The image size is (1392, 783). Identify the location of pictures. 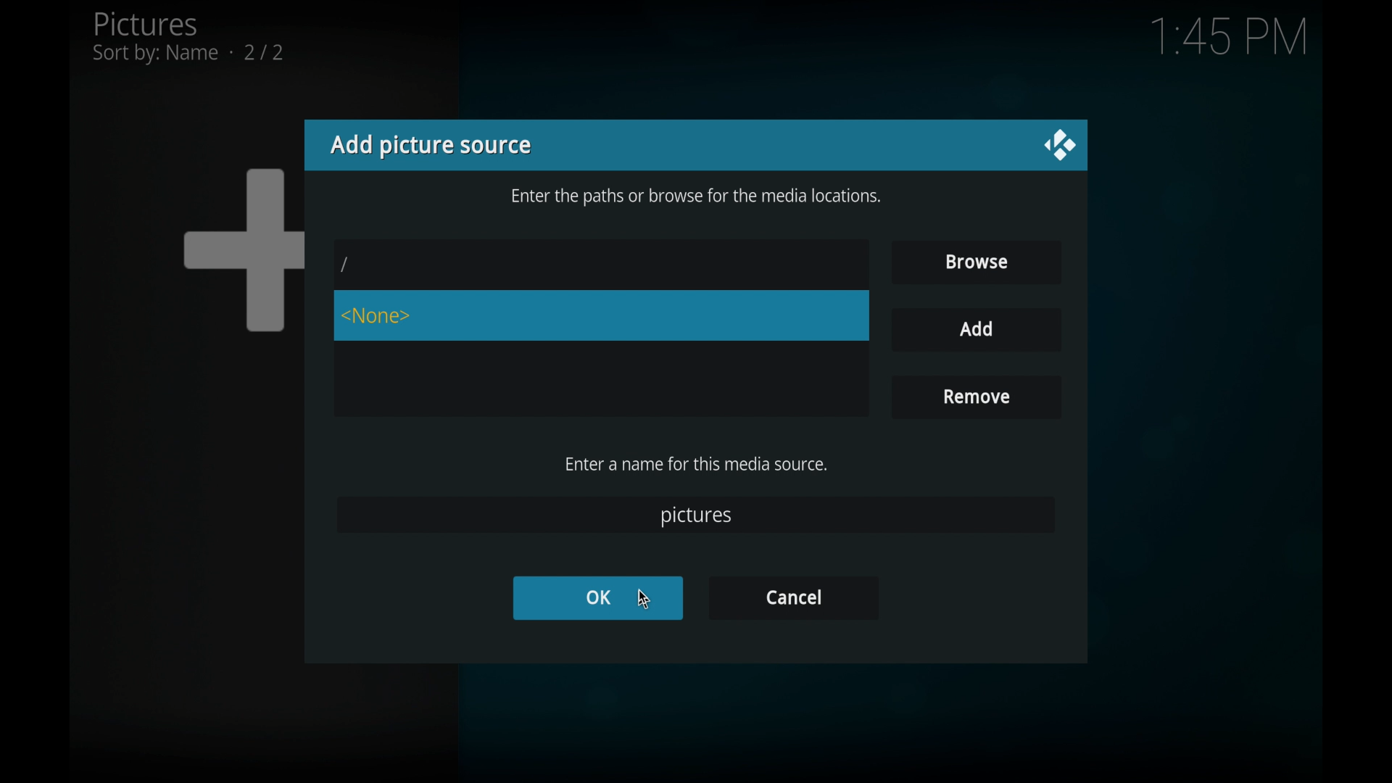
(695, 516).